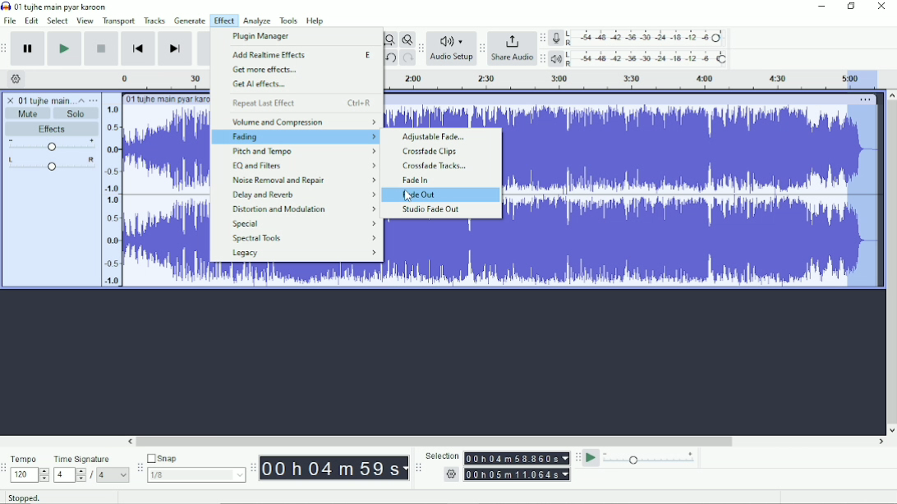  What do you see at coordinates (302, 122) in the screenshot?
I see `volume and Compression` at bounding box center [302, 122].